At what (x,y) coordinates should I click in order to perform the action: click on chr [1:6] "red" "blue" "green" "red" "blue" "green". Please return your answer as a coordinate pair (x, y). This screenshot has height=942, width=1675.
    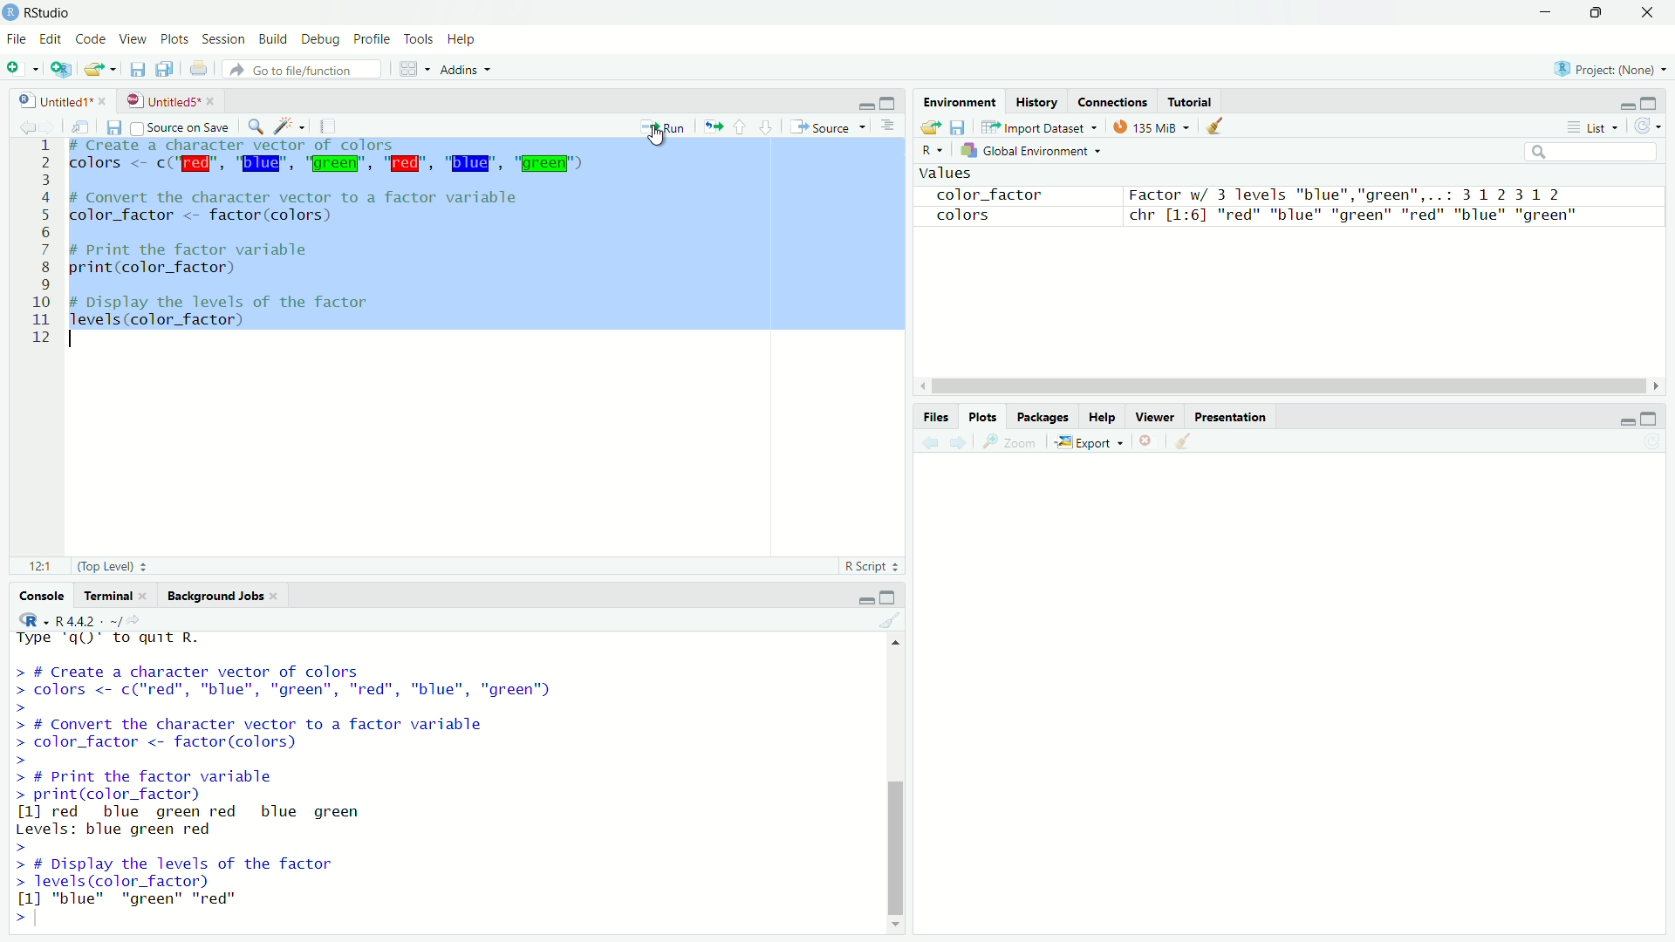
    Looking at the image, I should click on (1364, 215).